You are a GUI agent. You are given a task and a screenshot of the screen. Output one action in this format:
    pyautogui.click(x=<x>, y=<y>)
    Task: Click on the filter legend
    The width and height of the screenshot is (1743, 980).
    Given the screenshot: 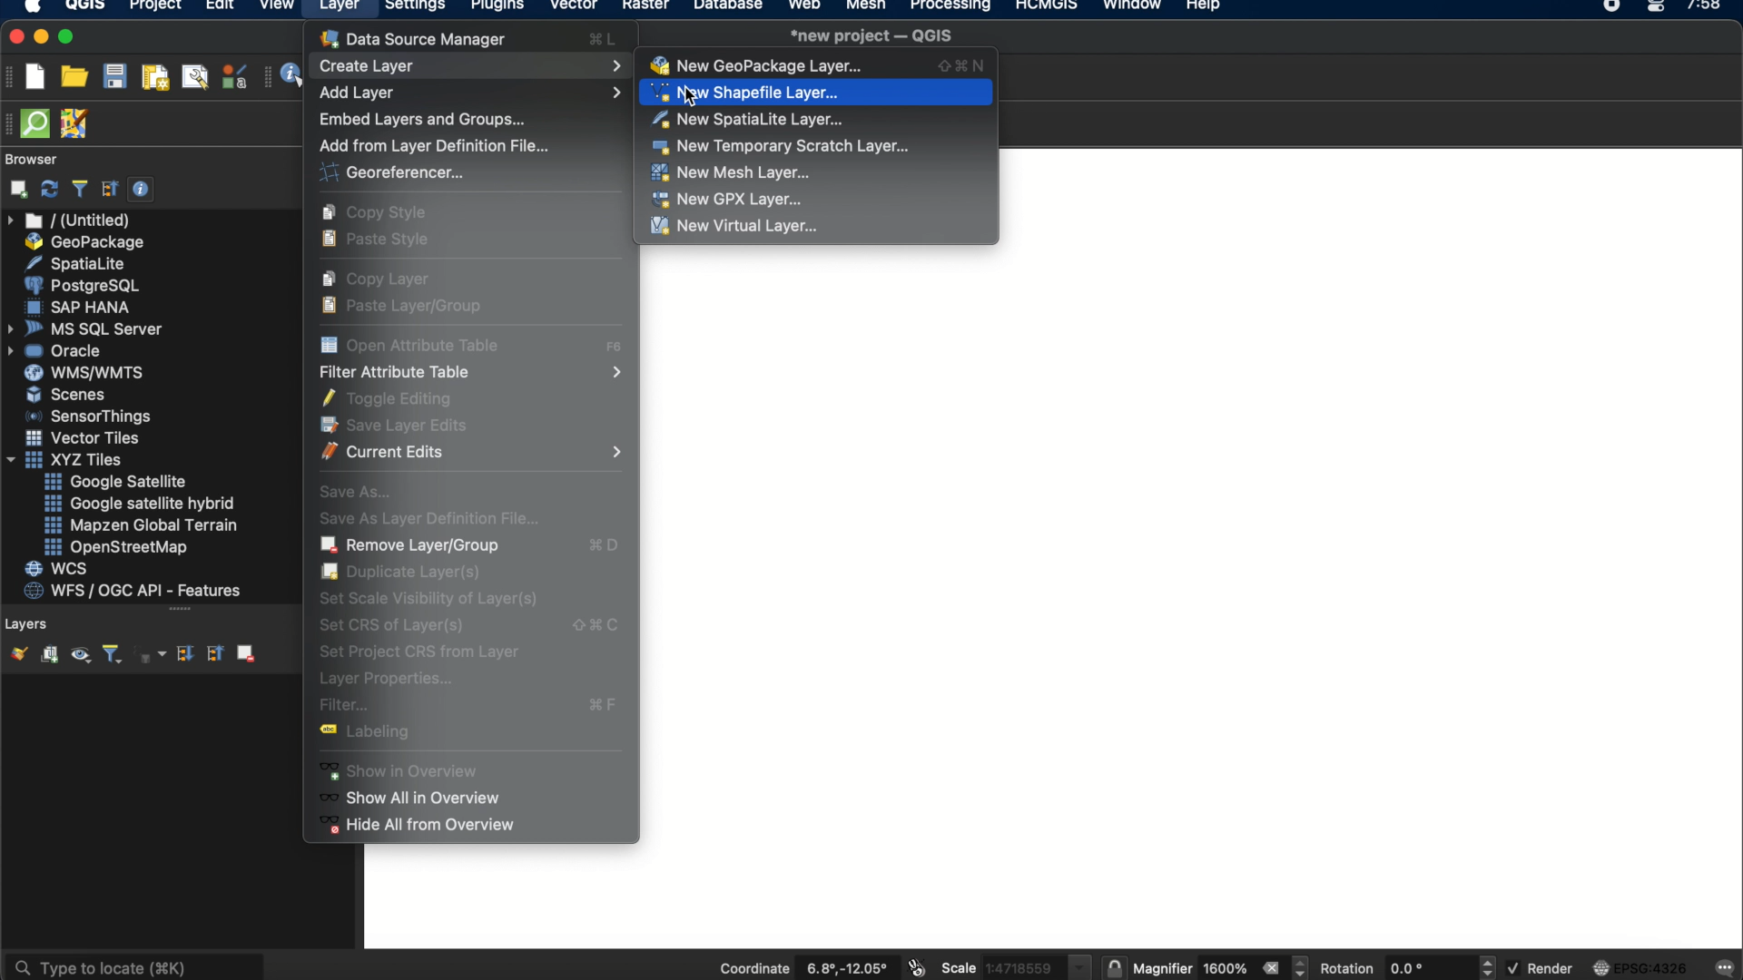 What is the action you would take?
    pyautogui.click(x=111, y=655)
    